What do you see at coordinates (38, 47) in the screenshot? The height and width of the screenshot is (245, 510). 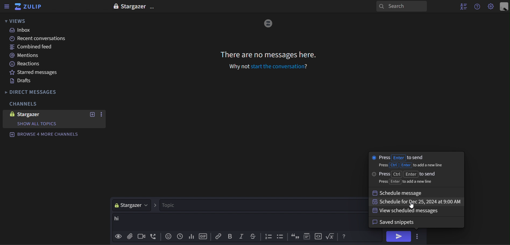 I see `combined feed` at bounding box center [38, 47].